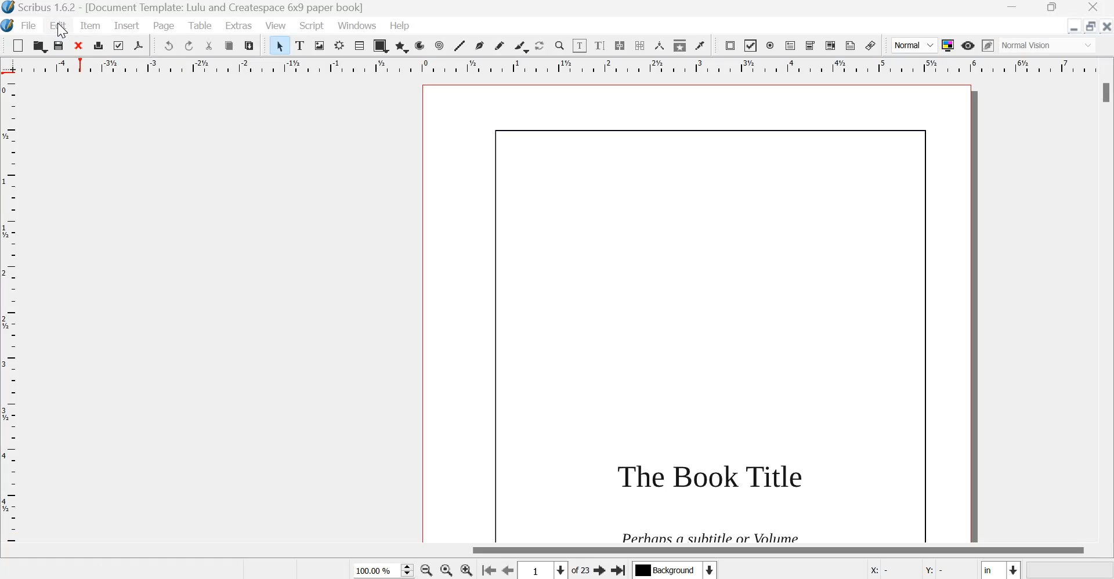  Describe the element at coordinates (460, 45) in the screenshot. I see `Line` at that location.